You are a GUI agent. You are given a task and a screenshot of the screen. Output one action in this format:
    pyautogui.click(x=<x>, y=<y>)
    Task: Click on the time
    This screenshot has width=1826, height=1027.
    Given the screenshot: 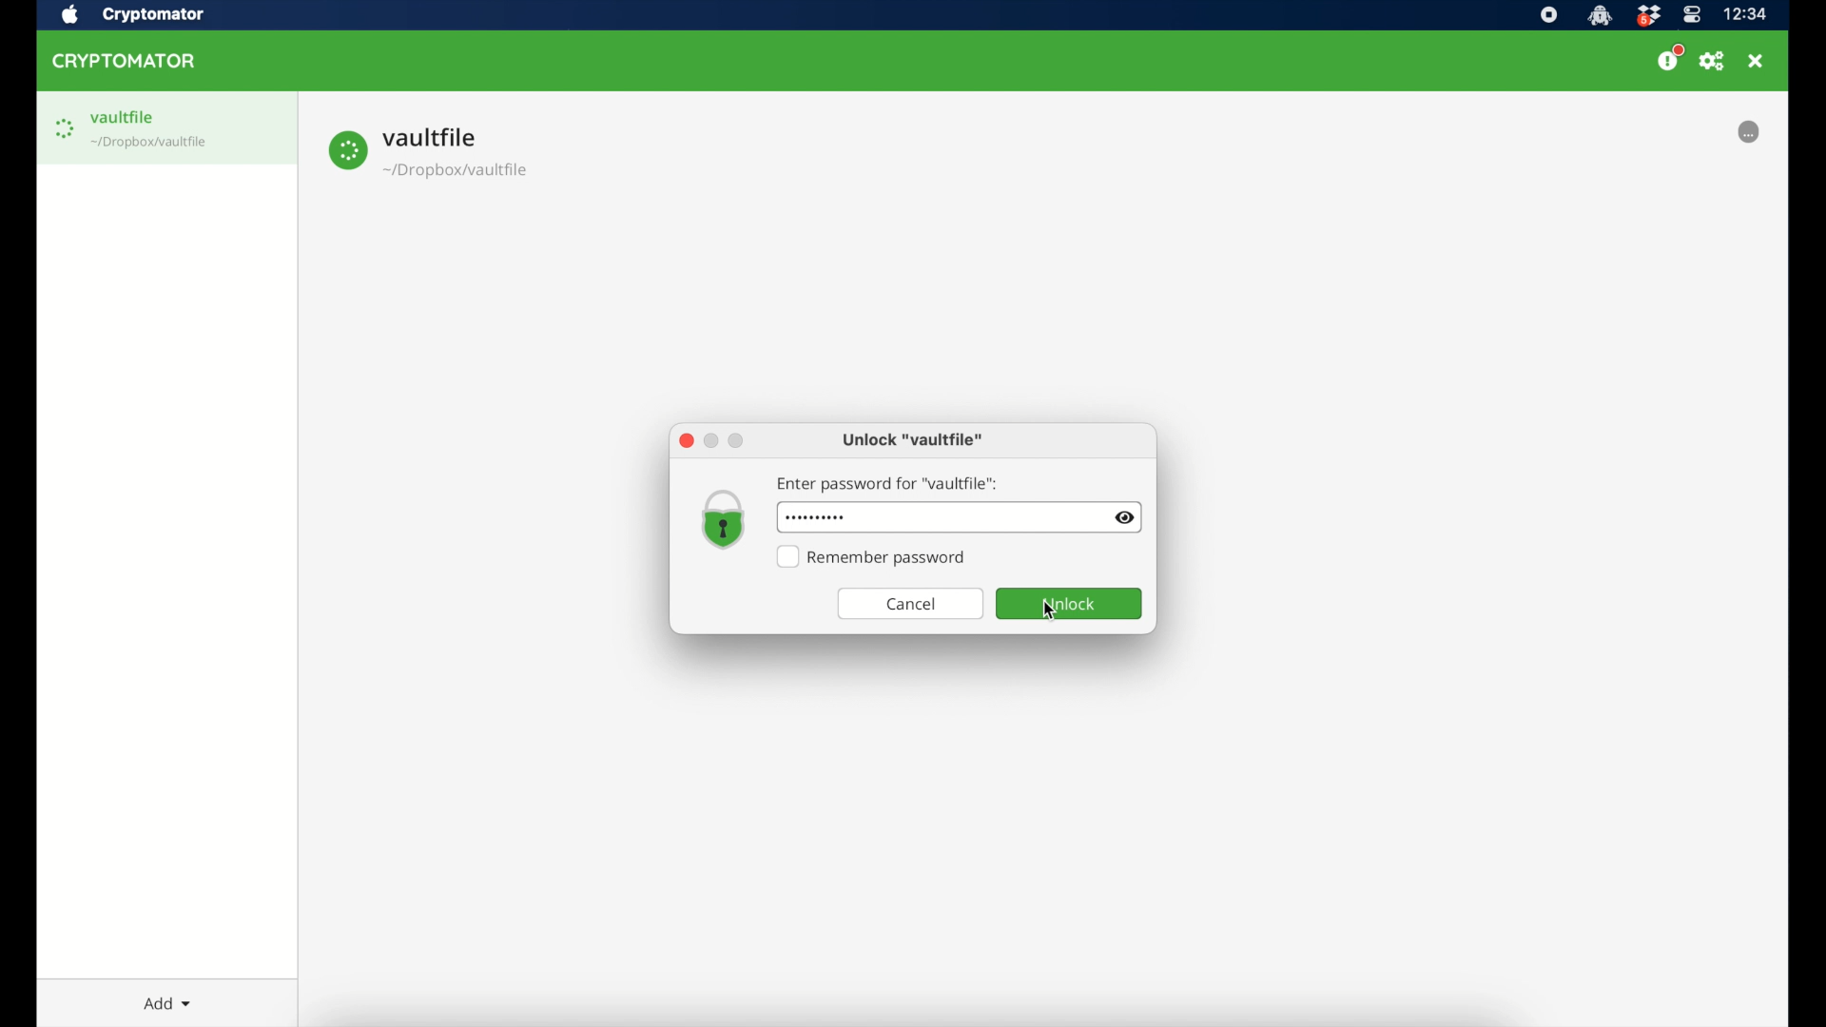 What is the action you would take?
    pyautogui.click(x=1747, y=14)
    